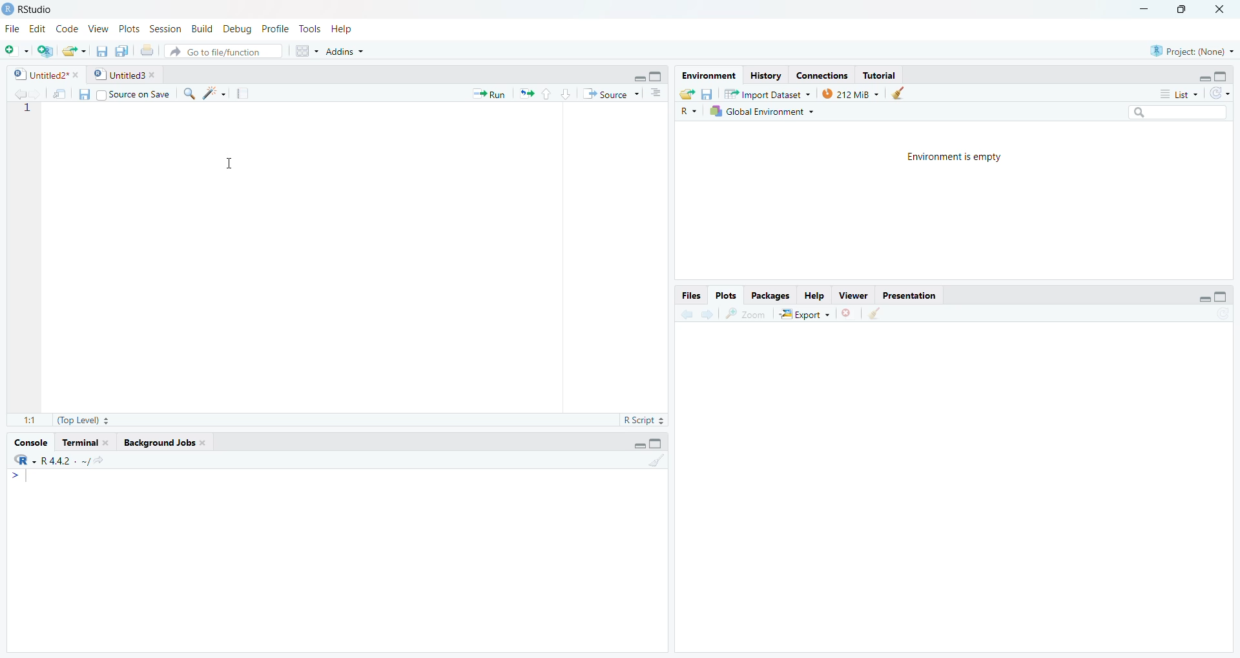  Describe the element at coordinates (768, 95) in the screenshot. I see `IMPORT DATASET` at that location.